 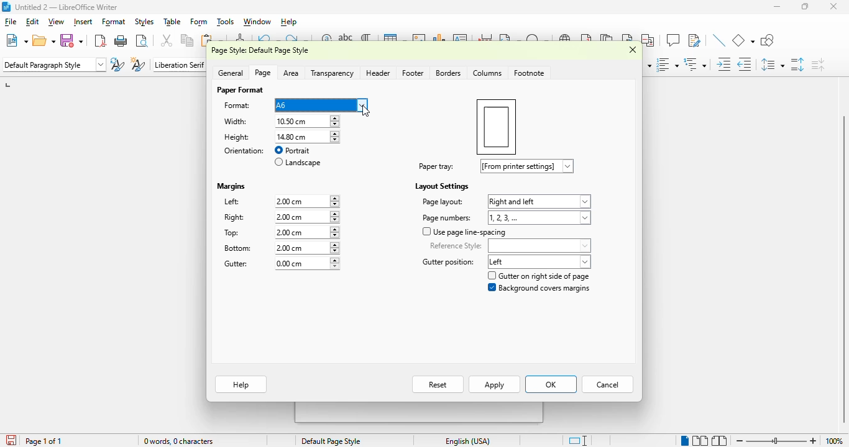 I want to click on decrease indent, so click(x=746, y=65).